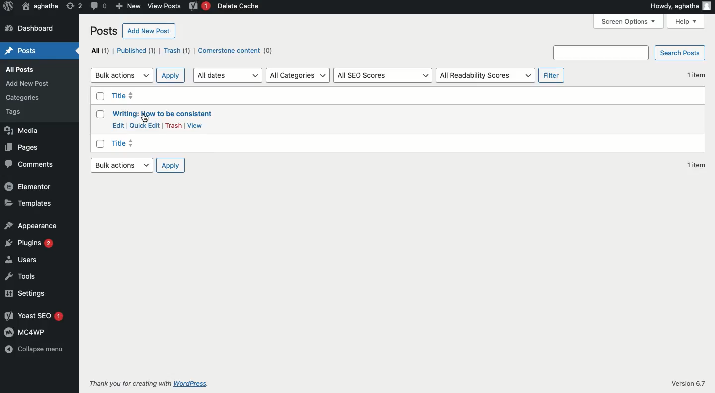  I want to click on View, so click(195, 126).